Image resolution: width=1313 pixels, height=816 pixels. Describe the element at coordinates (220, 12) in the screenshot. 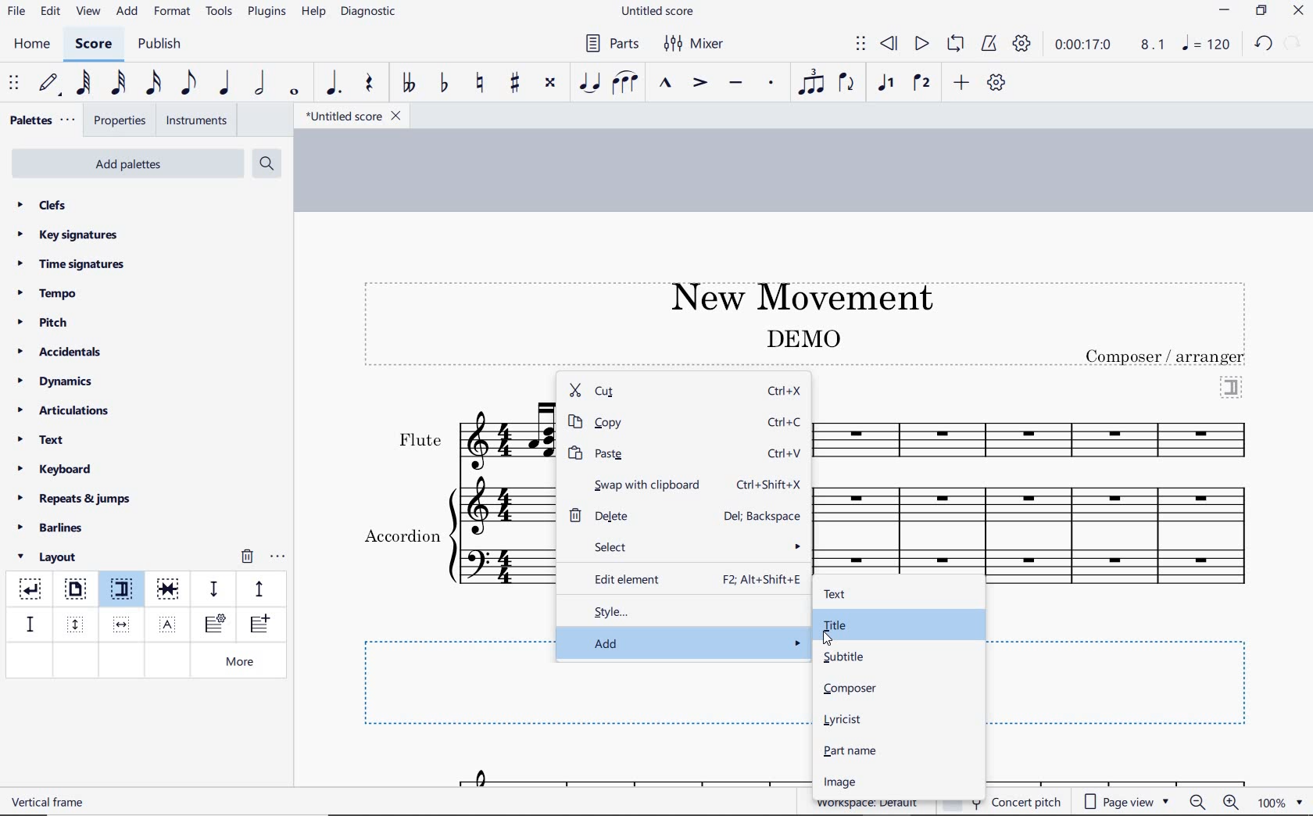

I see `tools` at that location.